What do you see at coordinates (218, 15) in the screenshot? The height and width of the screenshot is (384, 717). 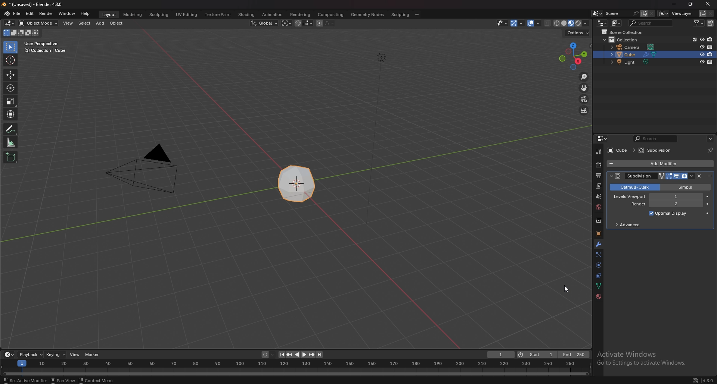 I see `texture paint` at bounding box center [218, 15].